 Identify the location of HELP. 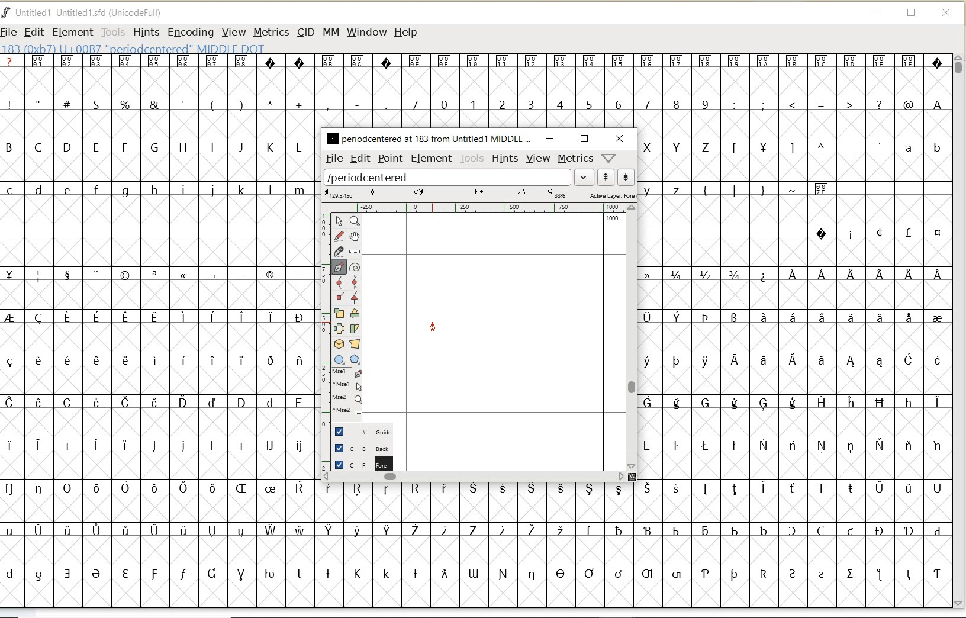
(405, 31).